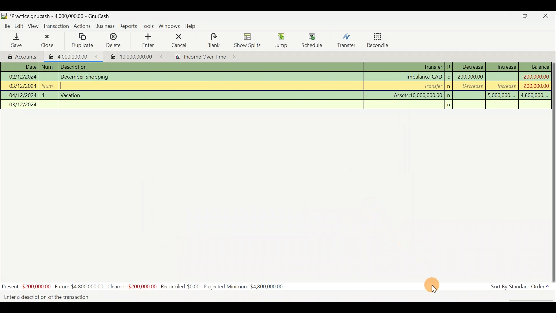 The width and height of the screenshot is (556, 313). What do you see at coordinates (451, 66) in the screenshot?
I see `R` at bounding box center [451, 66].